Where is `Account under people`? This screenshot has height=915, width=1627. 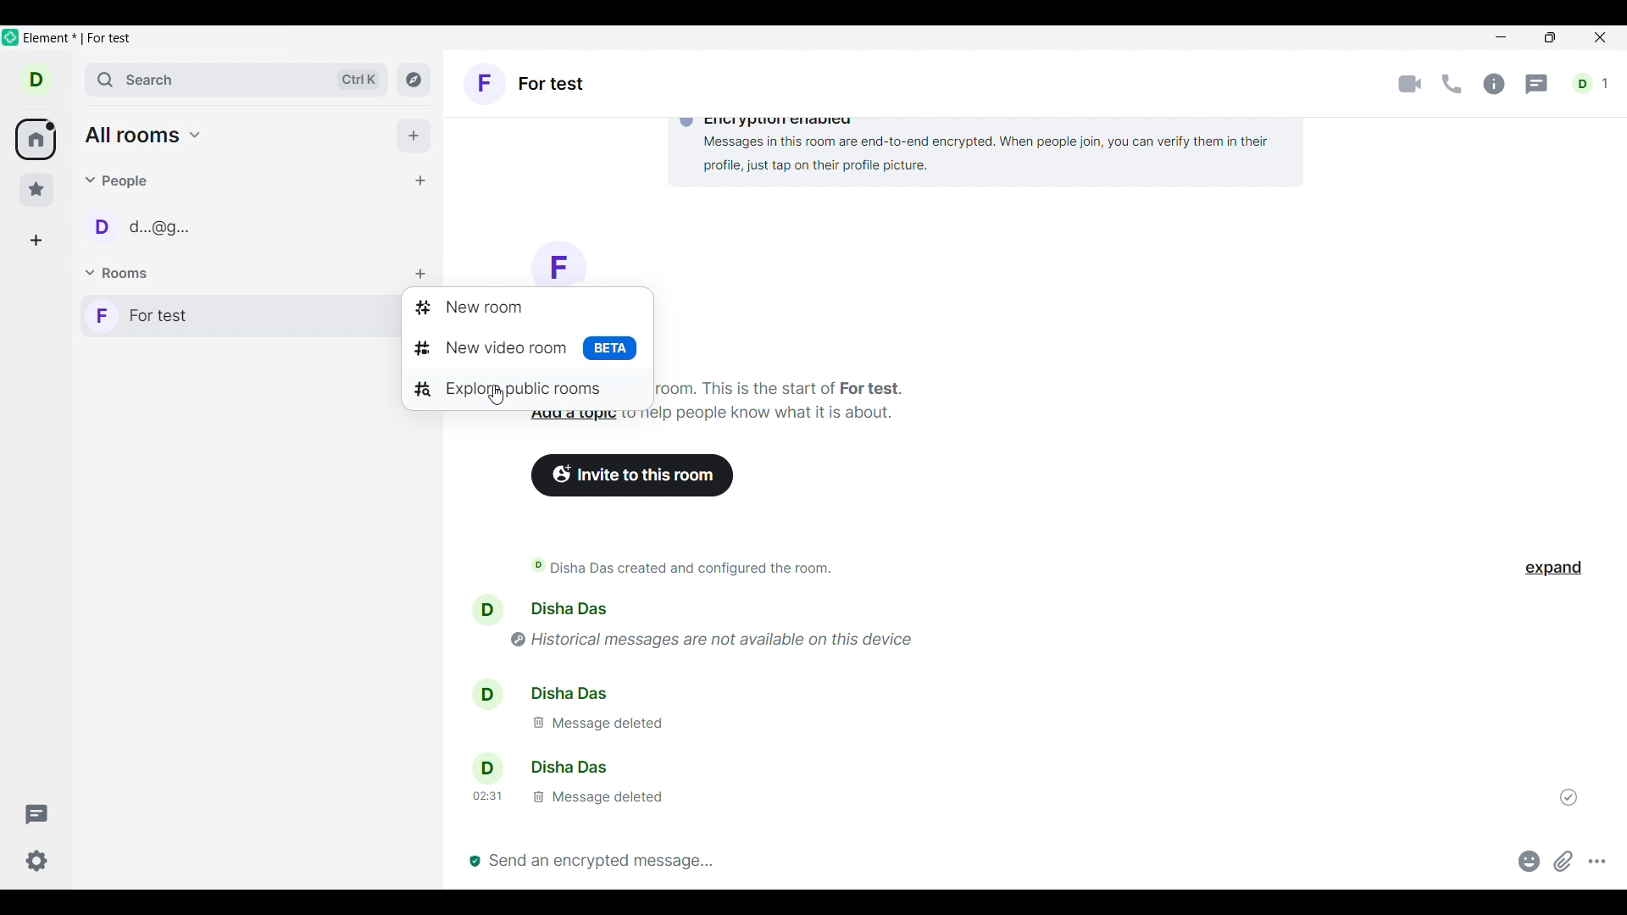
Account under people is located at coordinates (146, 226).